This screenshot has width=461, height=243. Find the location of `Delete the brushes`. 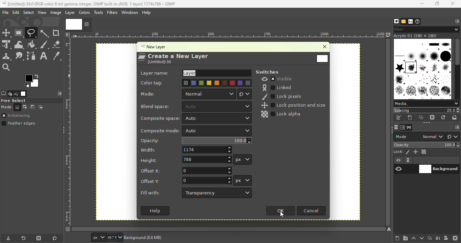

Delete the brushes is located at coordinates (433, 117).